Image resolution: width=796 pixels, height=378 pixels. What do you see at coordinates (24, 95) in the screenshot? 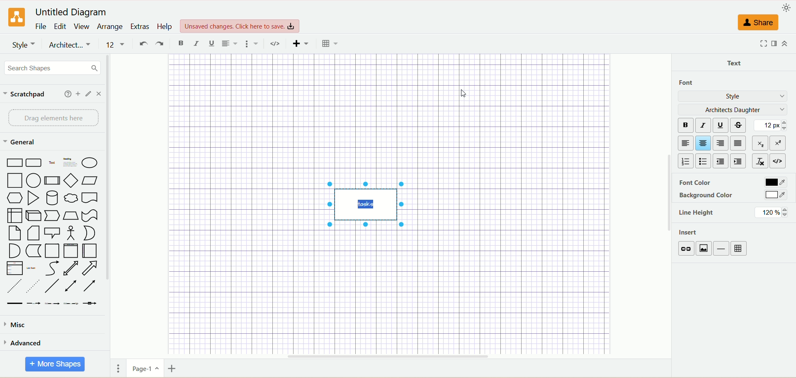
I see `scratchpad` at bounding box center [24, 95].